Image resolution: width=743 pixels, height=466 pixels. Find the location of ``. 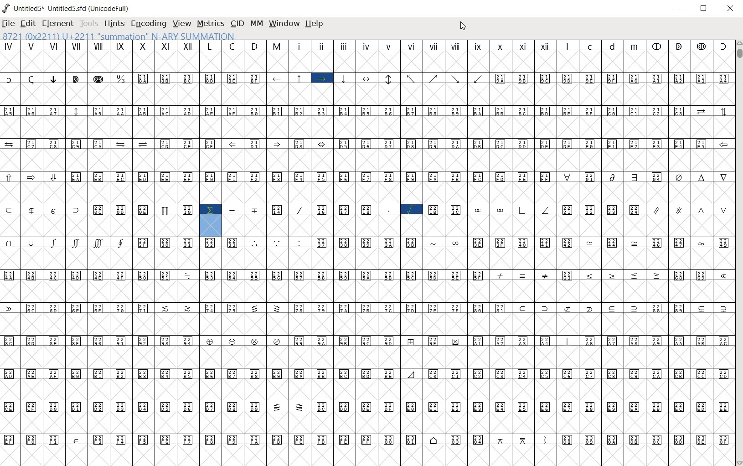

 is located at coordinates (101, 209).